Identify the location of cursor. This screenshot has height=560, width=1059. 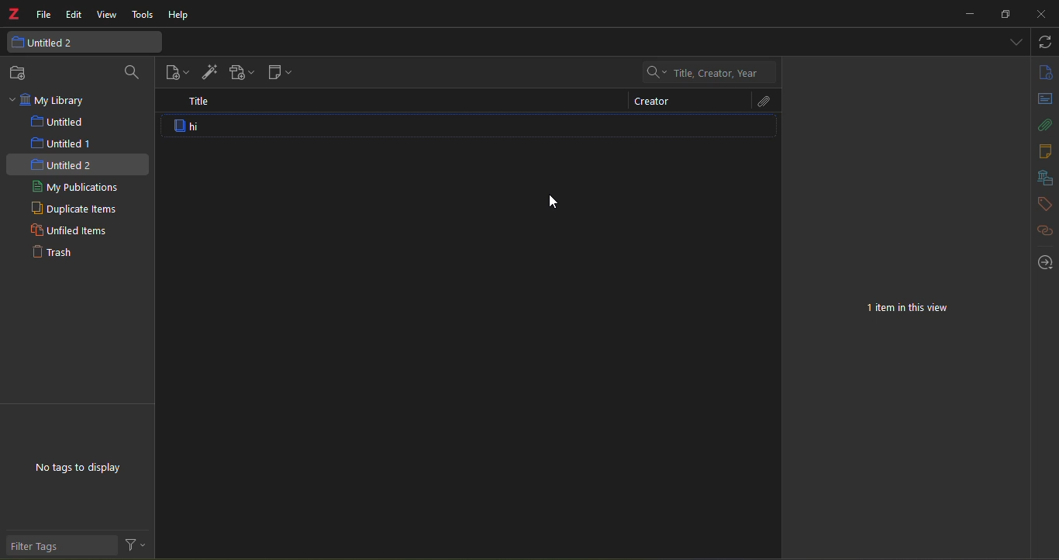
(552, 202).